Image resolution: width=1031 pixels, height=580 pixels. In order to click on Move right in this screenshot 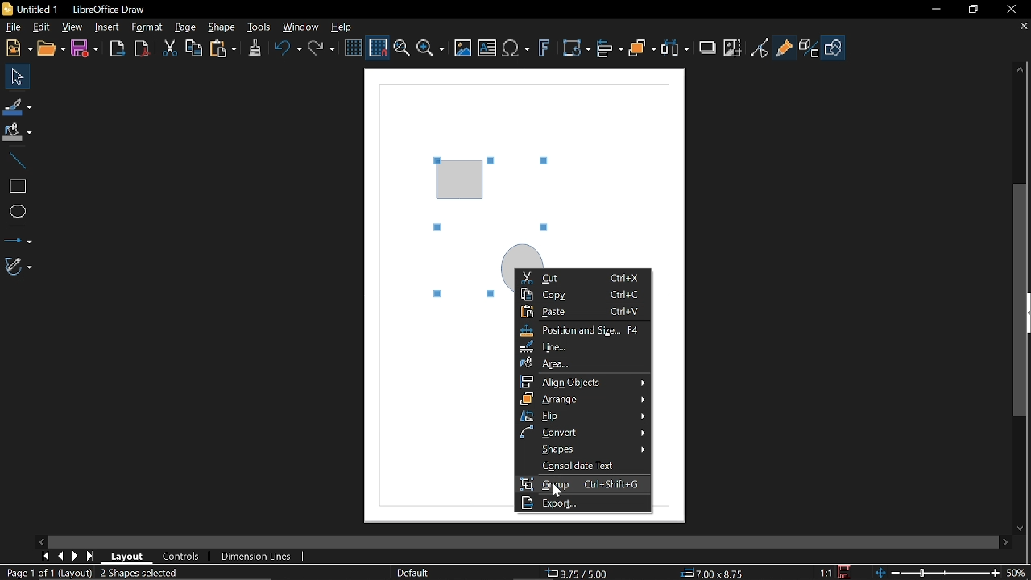, I will do `click(1007, 543)`.